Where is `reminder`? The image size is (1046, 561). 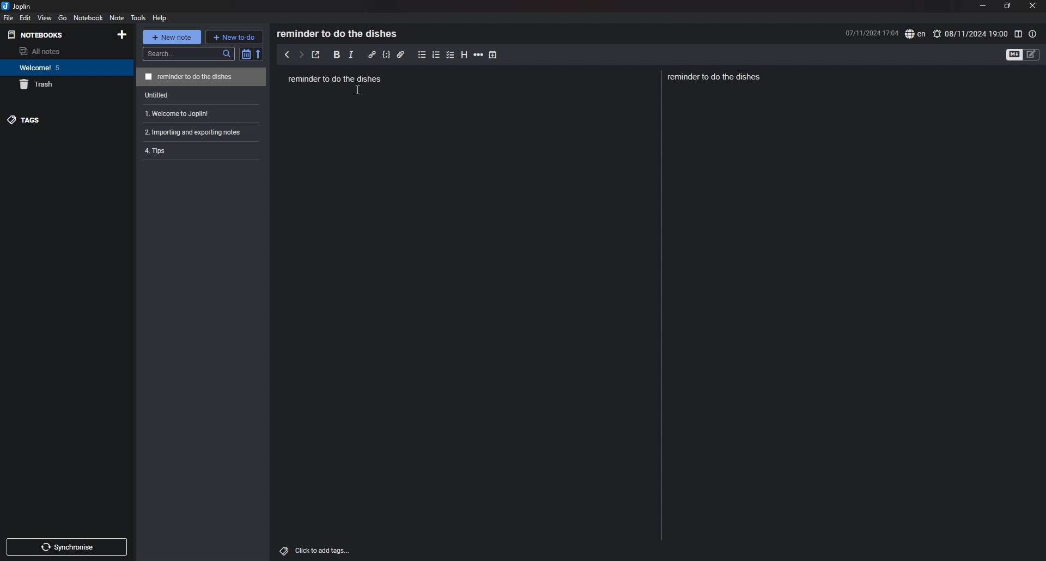
reminder is located at coordinates (714, 76).